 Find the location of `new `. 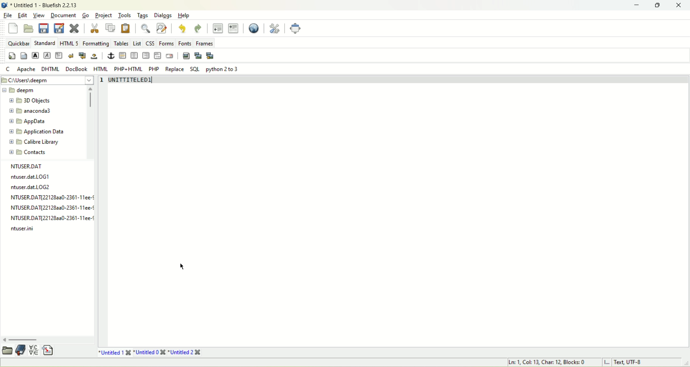

new  is located at coordinates (13, 28).